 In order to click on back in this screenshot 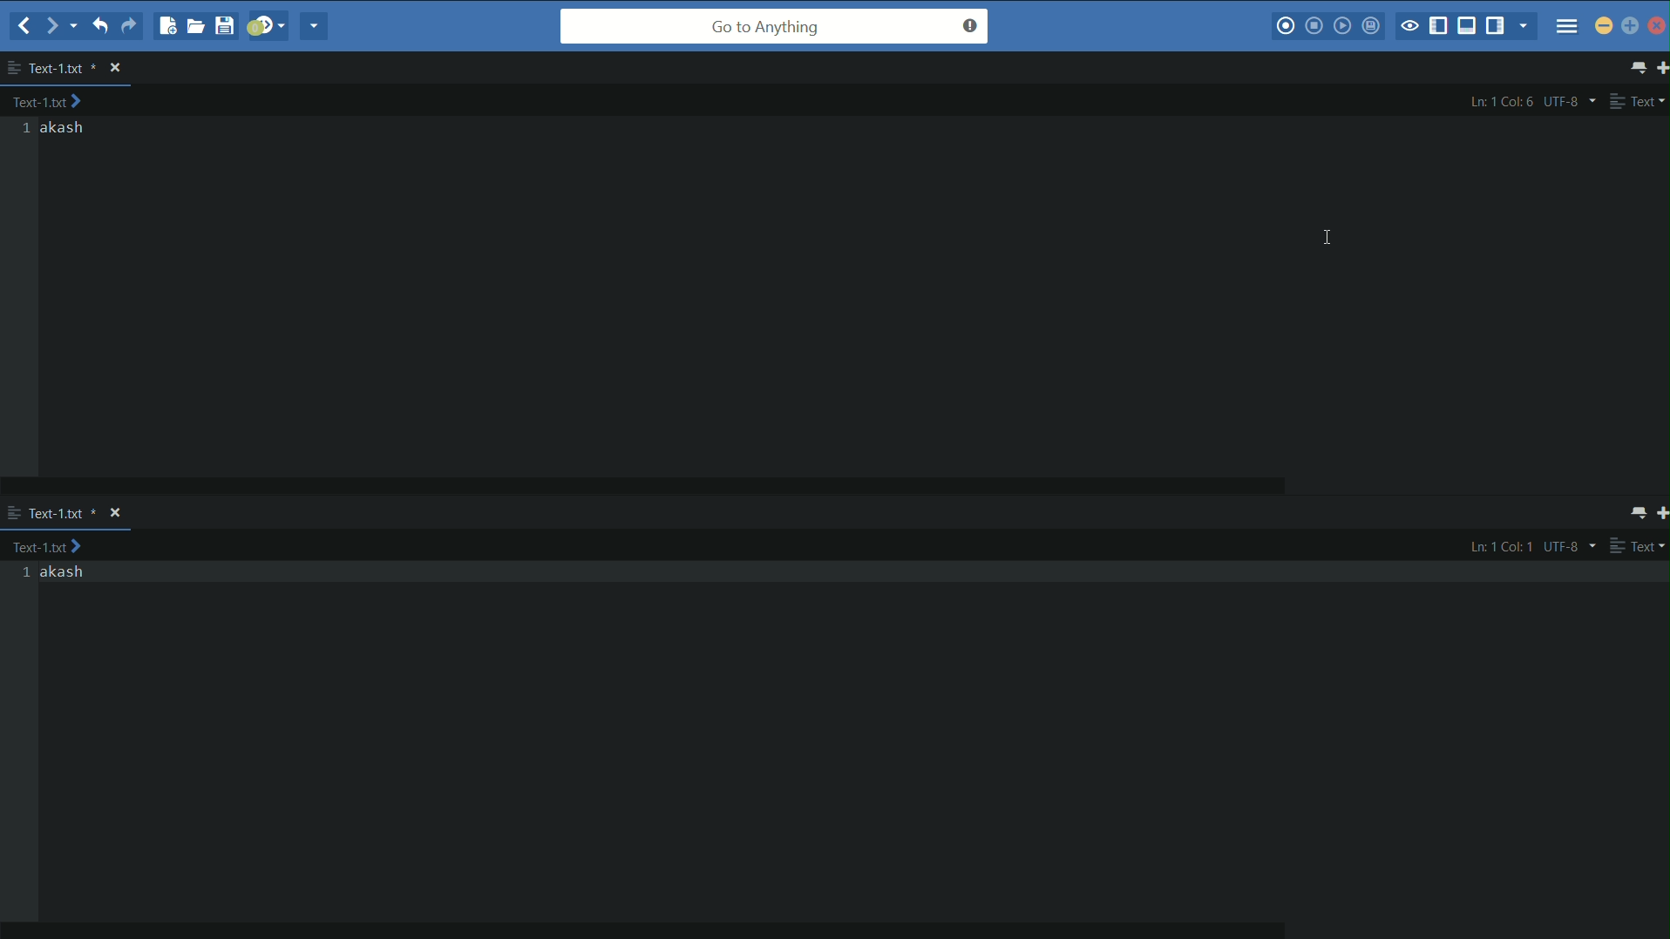, I will do `click(25, 27)`.